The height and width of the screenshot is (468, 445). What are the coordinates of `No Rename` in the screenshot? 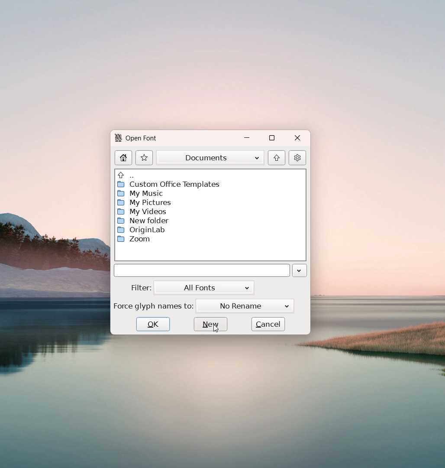 It's located at (245, 306).